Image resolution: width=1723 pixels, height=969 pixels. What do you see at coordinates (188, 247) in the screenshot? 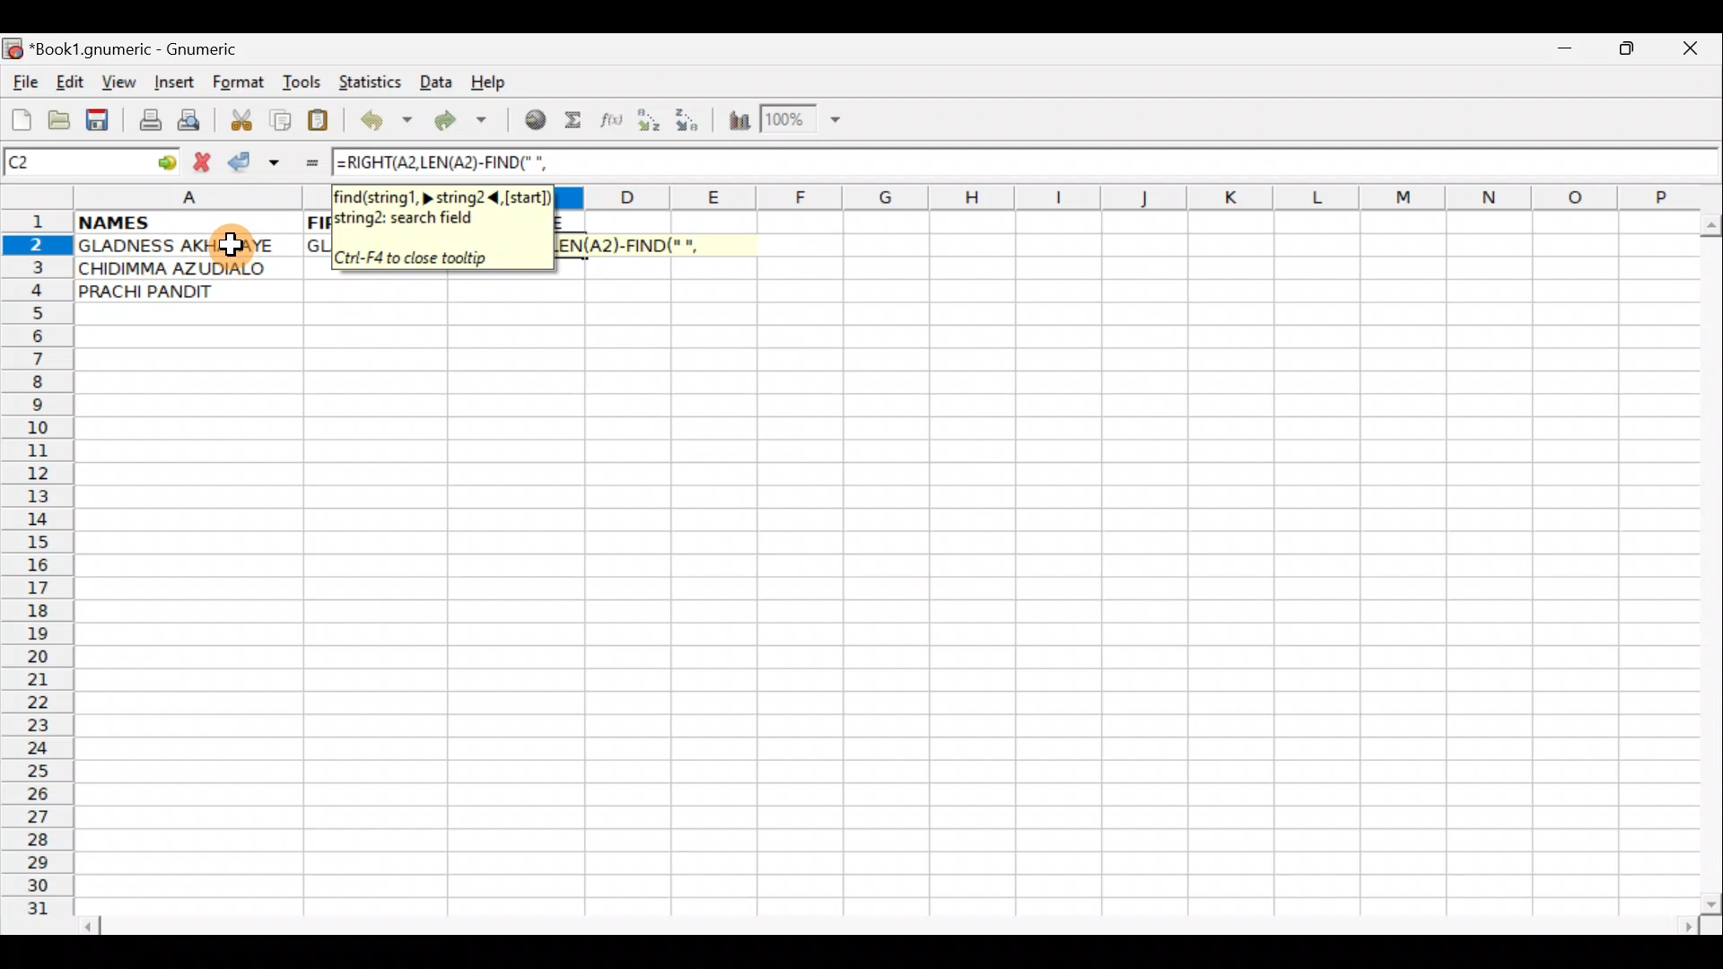
I see `GLADNESS AKHARAYE` at bounding box center [188, 247].